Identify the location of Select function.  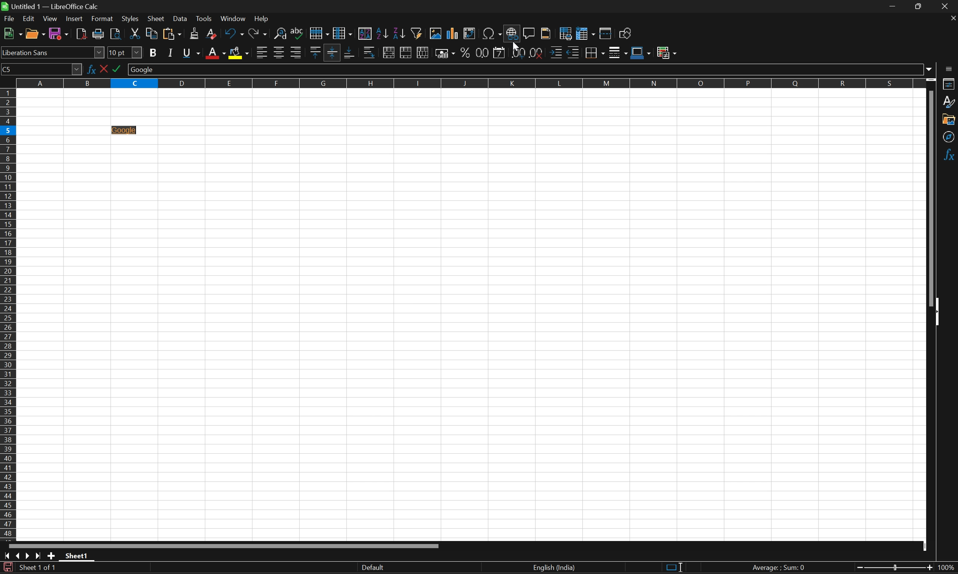
(107, 68).